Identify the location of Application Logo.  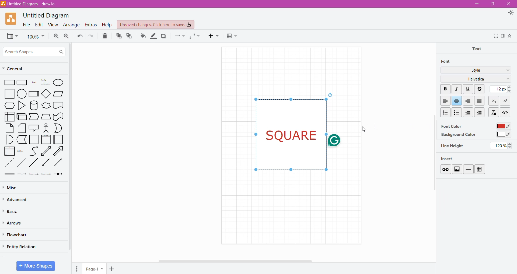
(11, 19).